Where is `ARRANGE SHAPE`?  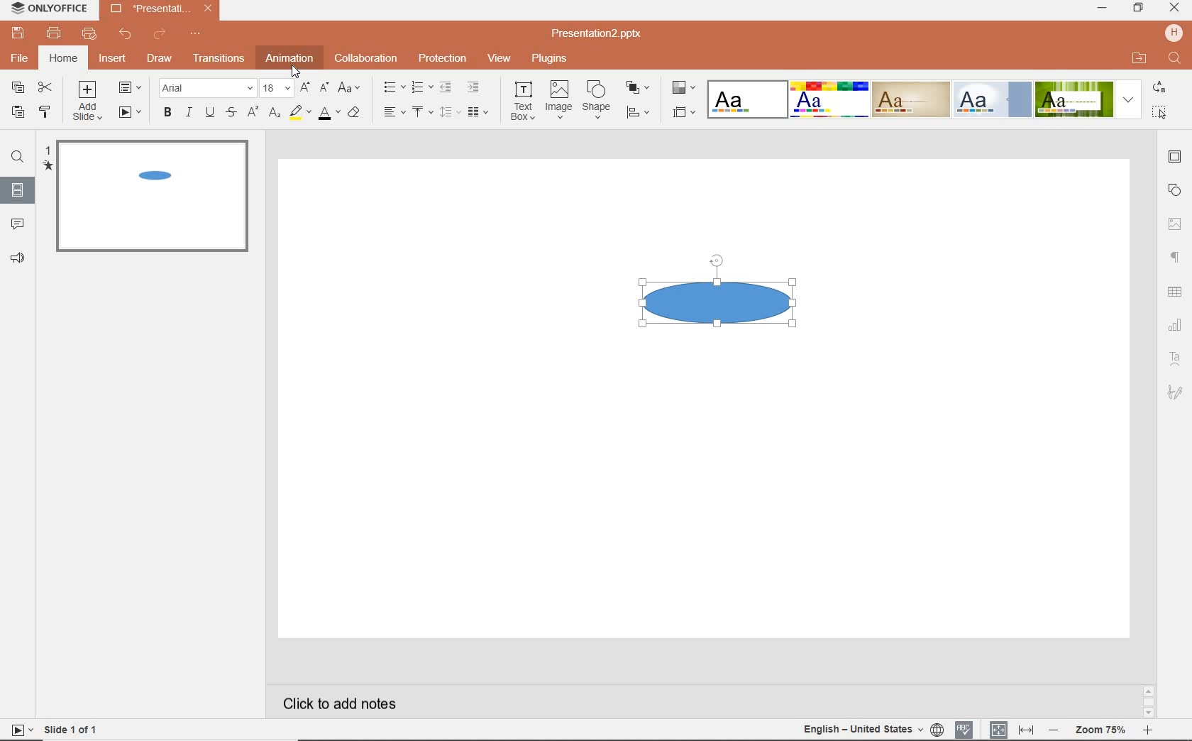 ARRANGE SHAPE is located at coordinates (640, 89).